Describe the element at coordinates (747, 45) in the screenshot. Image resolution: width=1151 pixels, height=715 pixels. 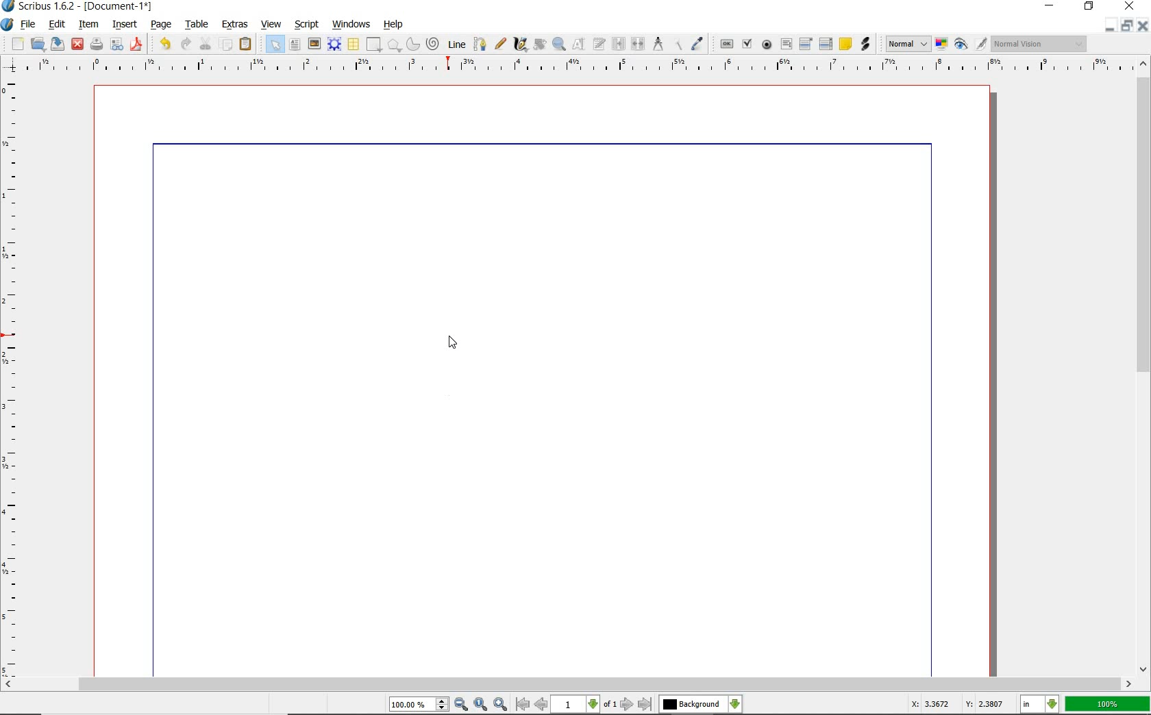
I see `pdf check box` at that location.